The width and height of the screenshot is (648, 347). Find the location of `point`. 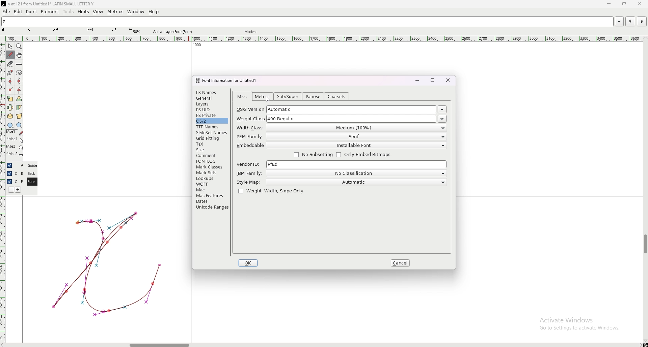

point is located at coordinates (32, 11).